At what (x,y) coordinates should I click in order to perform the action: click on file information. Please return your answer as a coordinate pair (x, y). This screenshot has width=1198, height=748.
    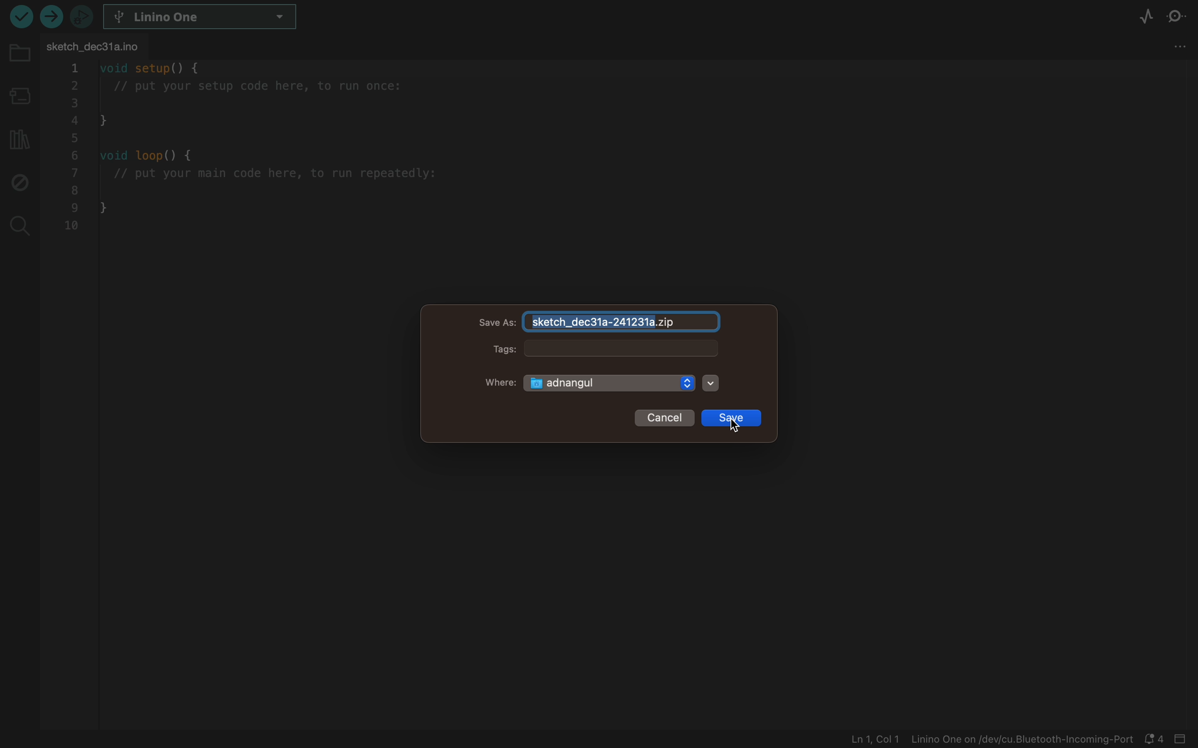
    Looking at the image, I should click on (989, 740).